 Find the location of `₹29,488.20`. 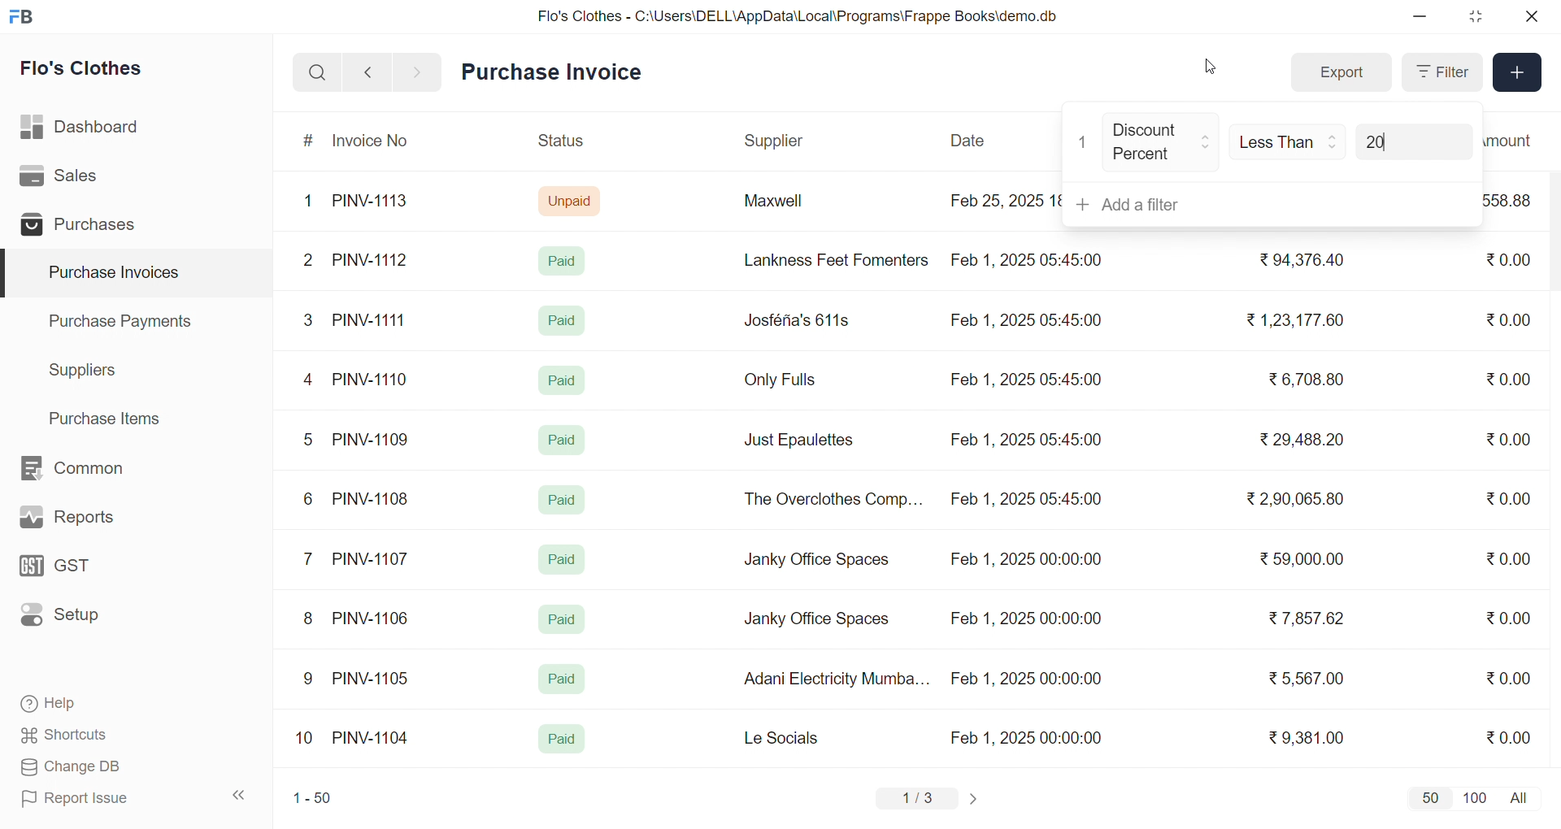

₹29,488.20 is located at coordinates (1297, 440).